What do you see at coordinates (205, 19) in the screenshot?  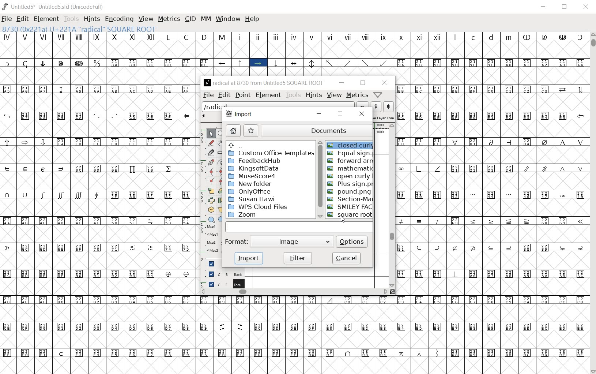 I see `MM` at bounding box center [205, 19].